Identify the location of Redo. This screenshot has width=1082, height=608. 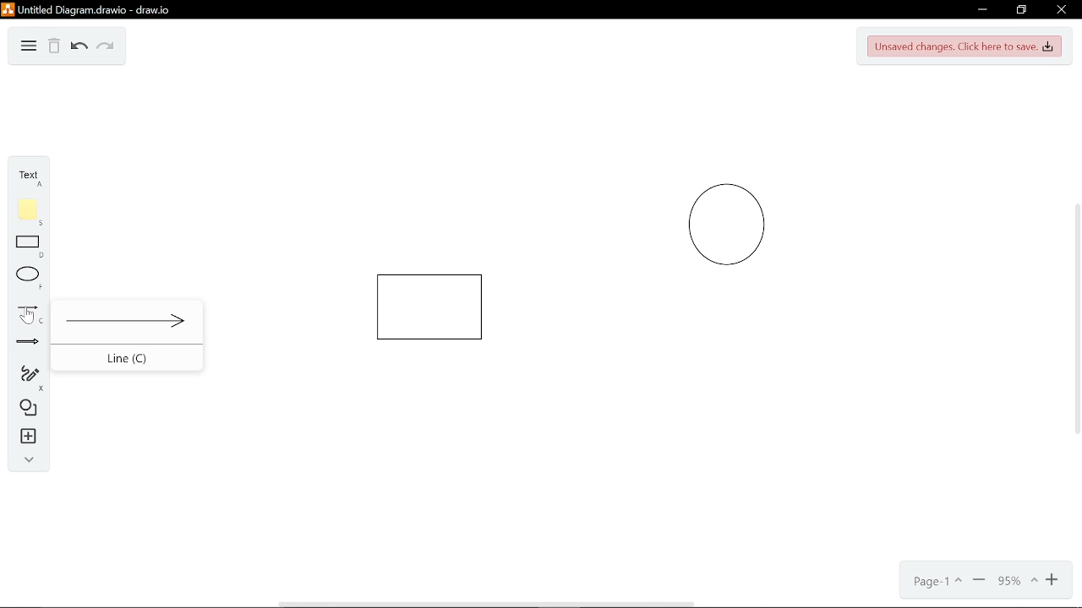
(107, 47).